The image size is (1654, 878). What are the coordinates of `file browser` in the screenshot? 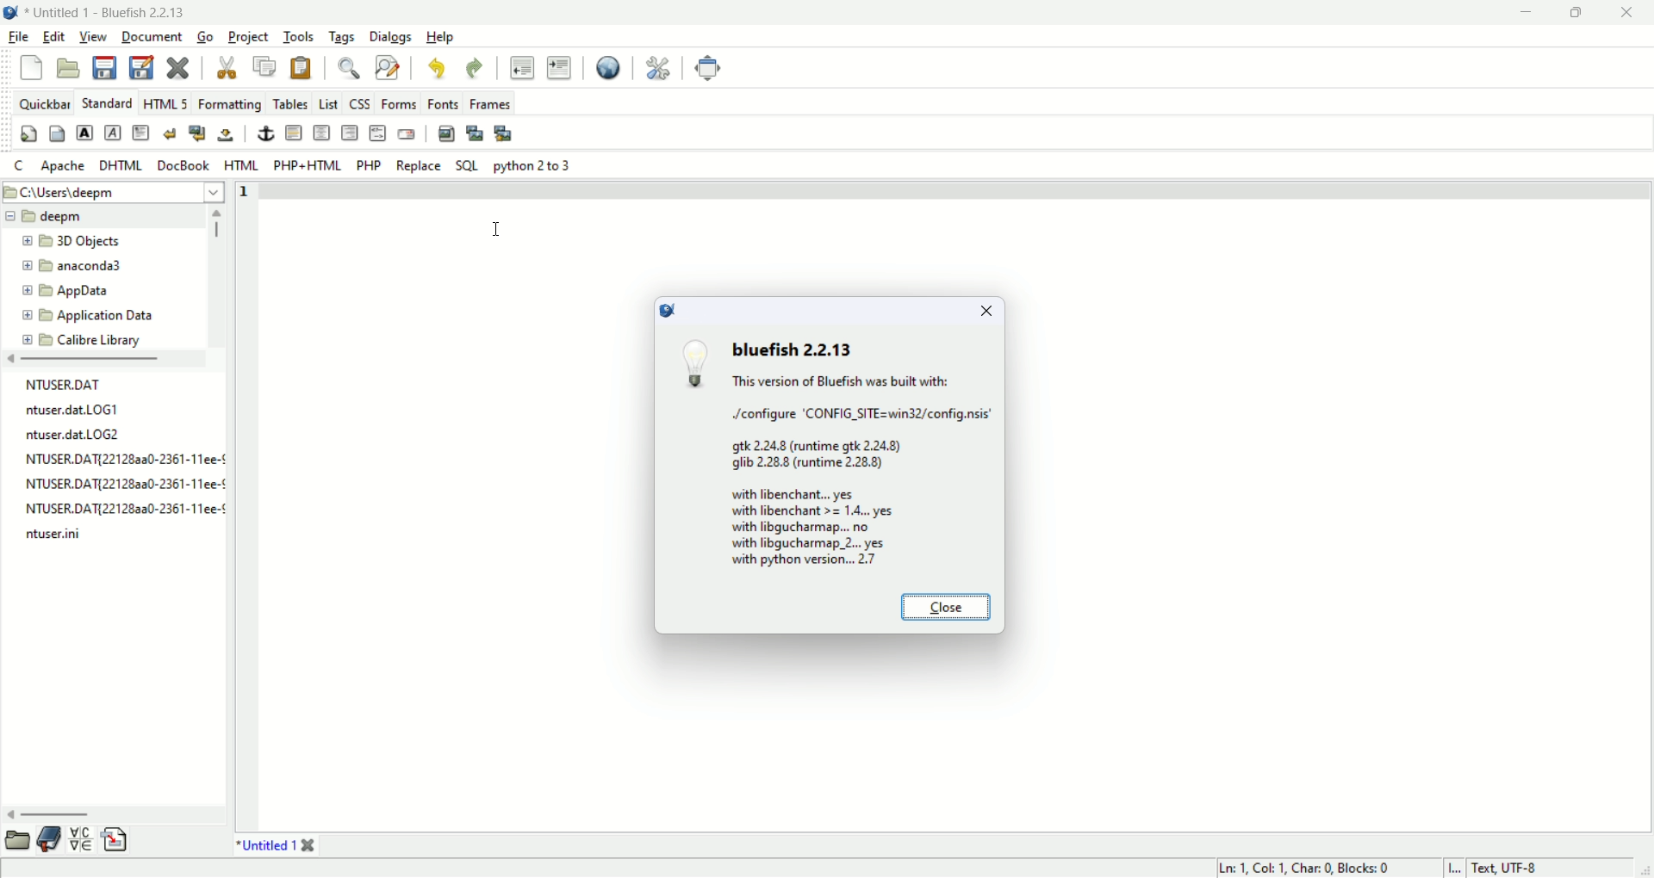 It's located at (17, 838).